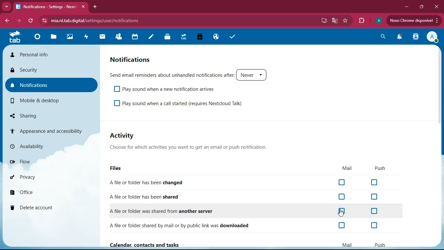  I want to click on description, so click(196, 147).